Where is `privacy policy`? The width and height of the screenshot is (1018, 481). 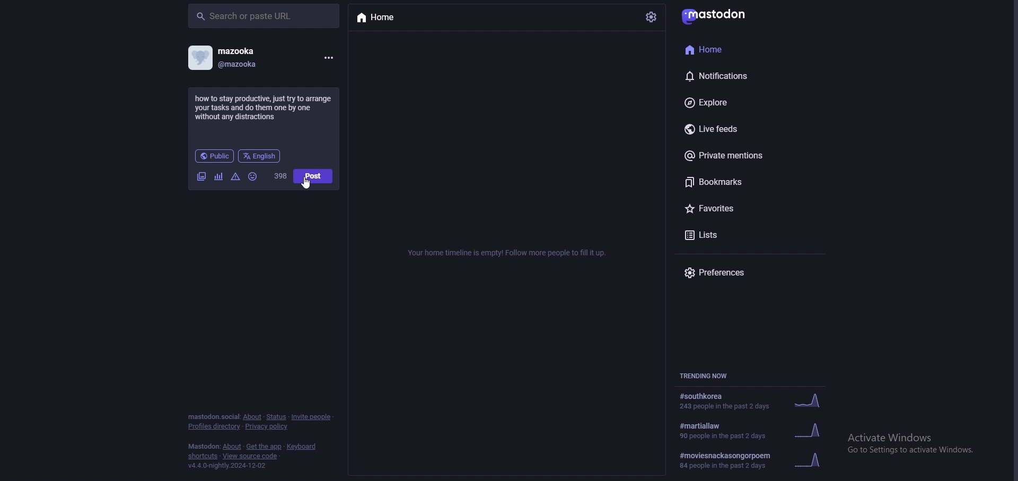 privacy policy is located at coordinates (269, 427).